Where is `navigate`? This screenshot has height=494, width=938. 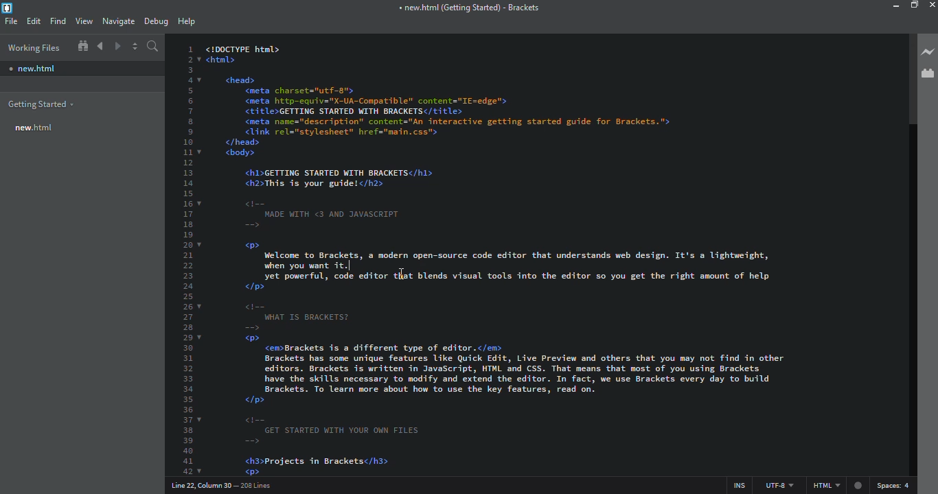
navigate is located at coordinates (119, 21).